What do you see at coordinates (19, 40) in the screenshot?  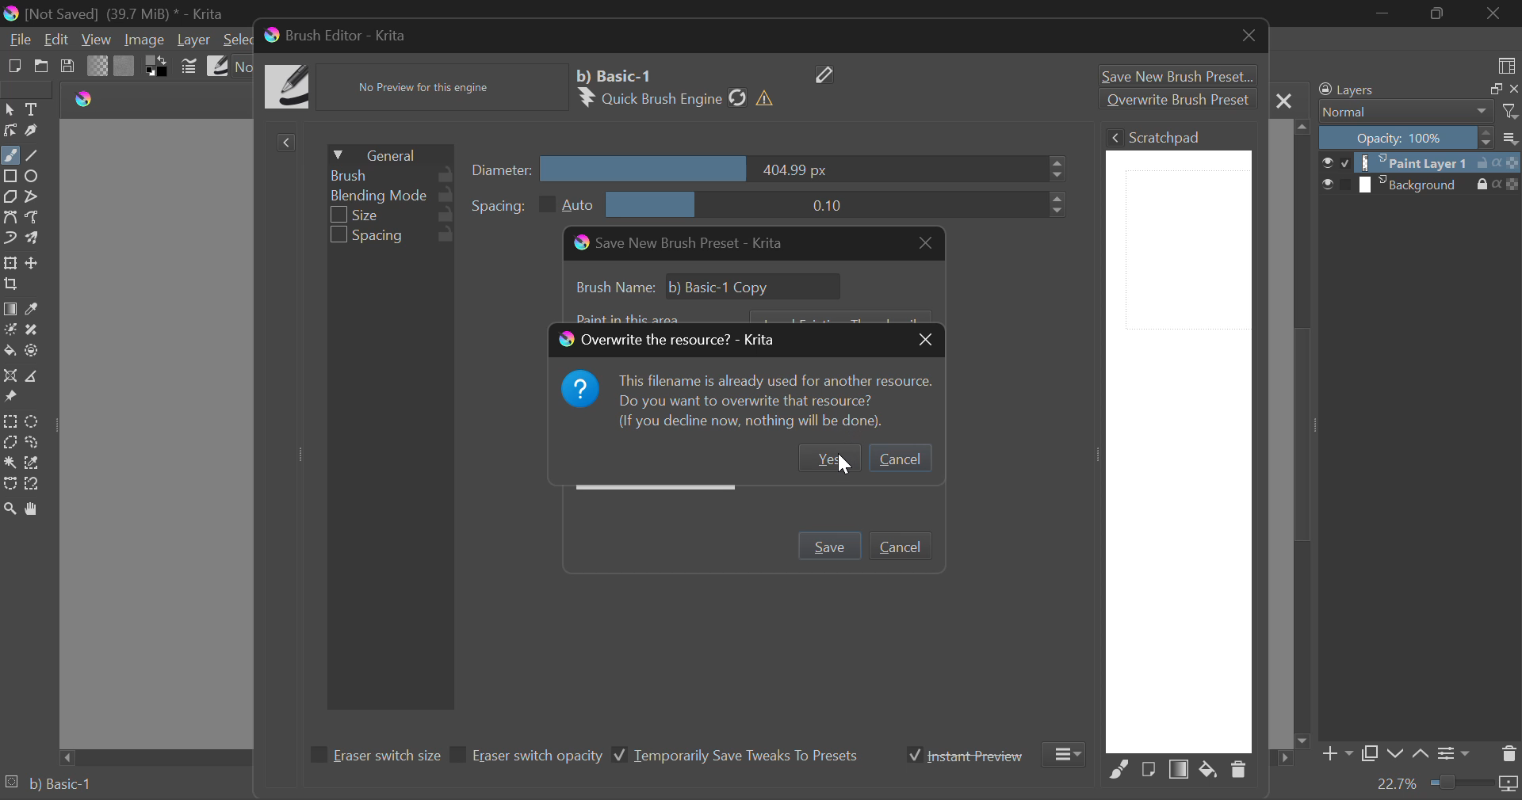 I see `File` at bounding box center [19, 40].